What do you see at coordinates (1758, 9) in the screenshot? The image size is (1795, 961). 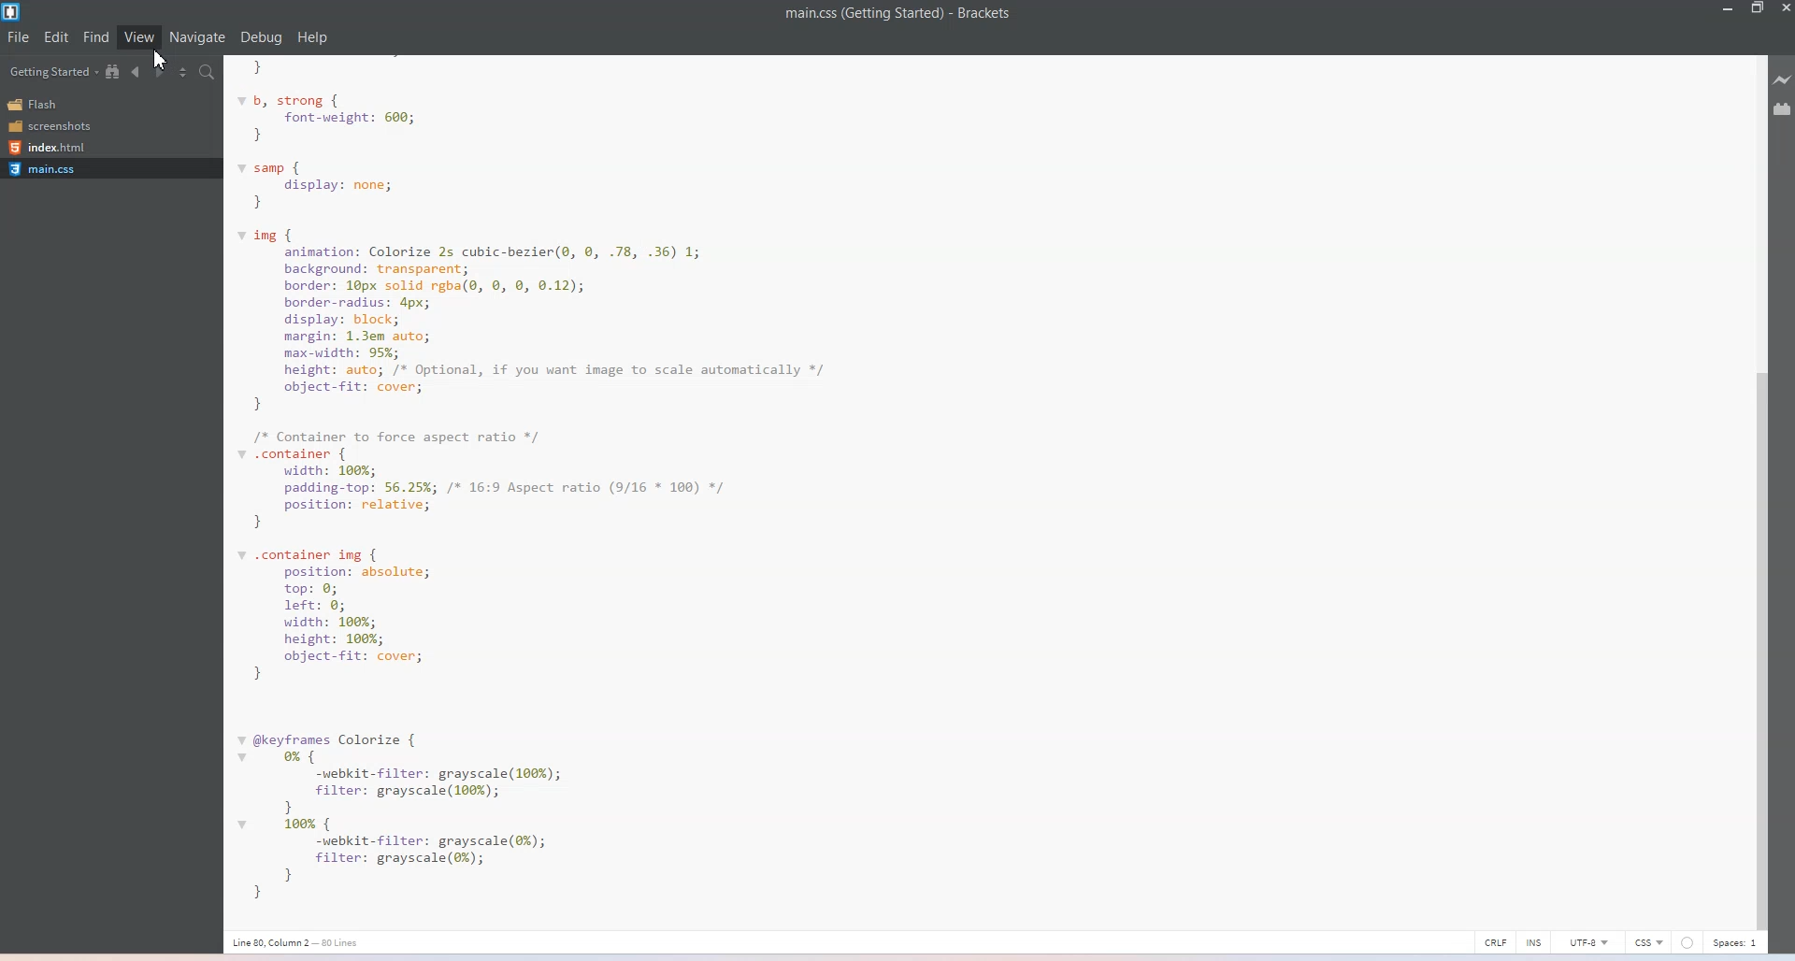 I see `Maximize` at bounding box center [1758, 9].